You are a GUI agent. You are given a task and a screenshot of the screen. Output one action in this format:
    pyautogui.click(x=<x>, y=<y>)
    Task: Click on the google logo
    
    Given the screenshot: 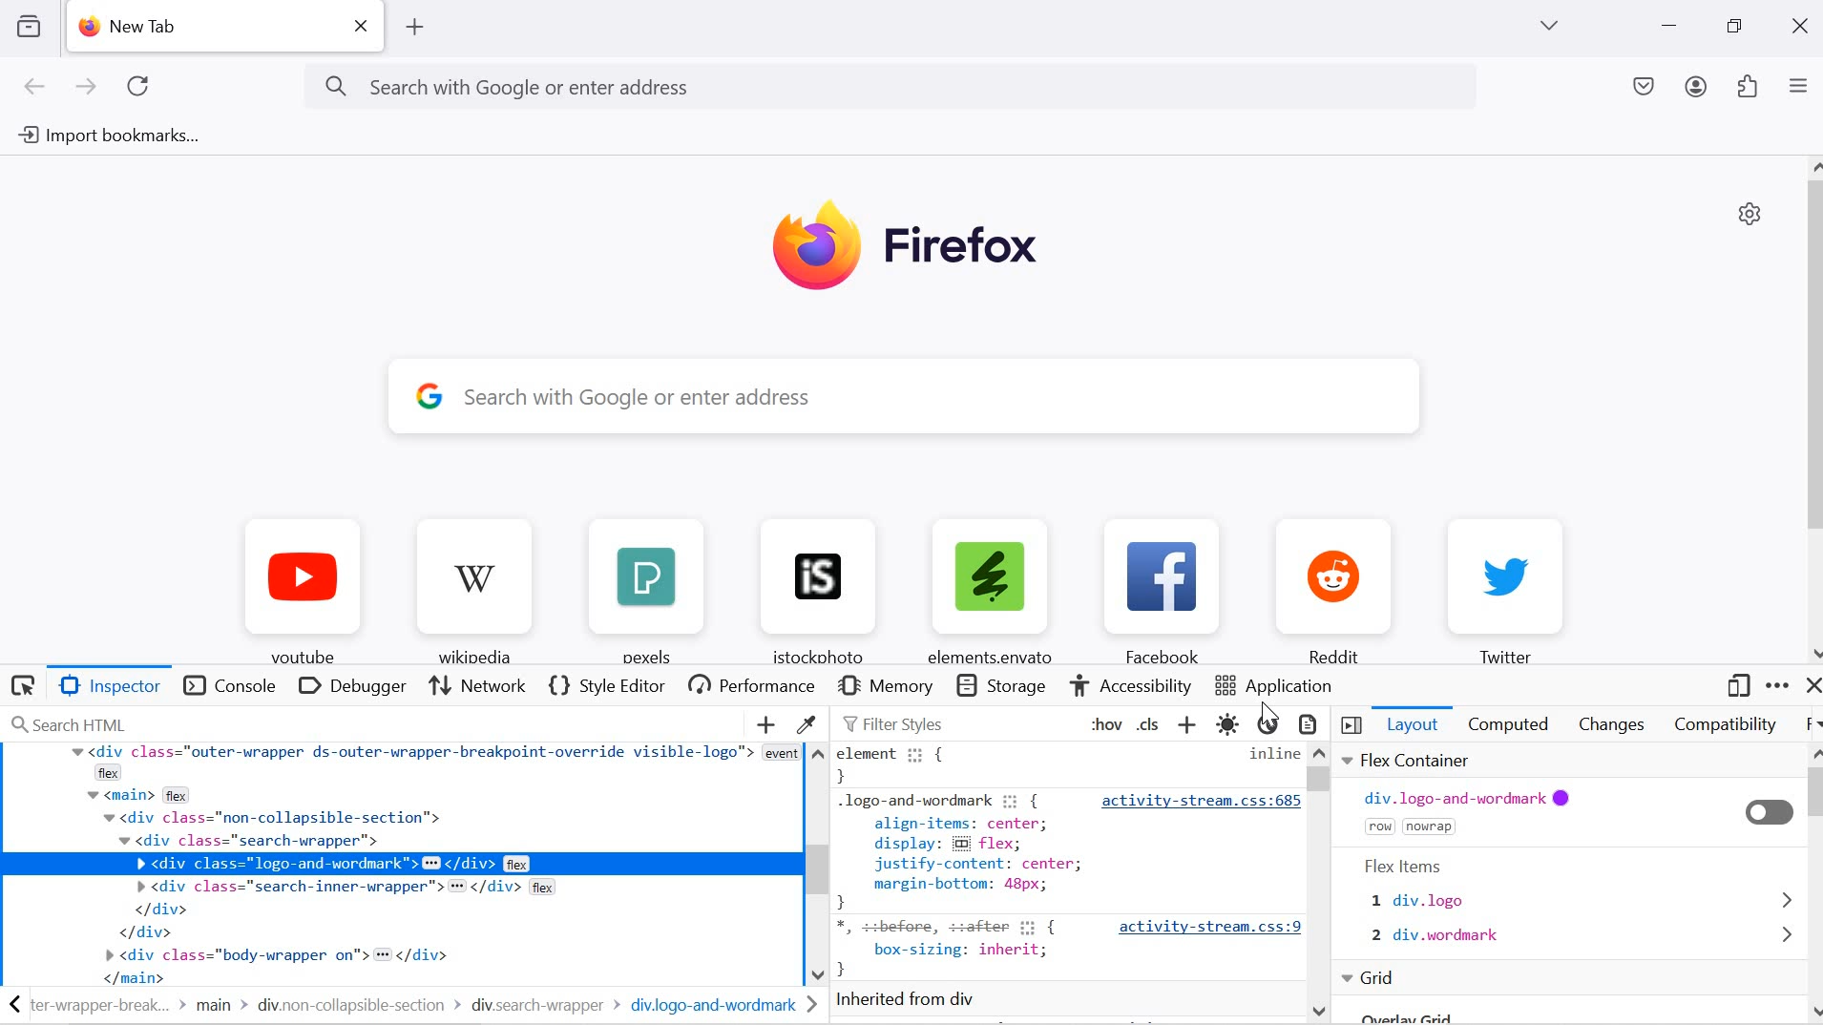 What is the action you would take?
    pyautogui.click(x=428, y=401)
    